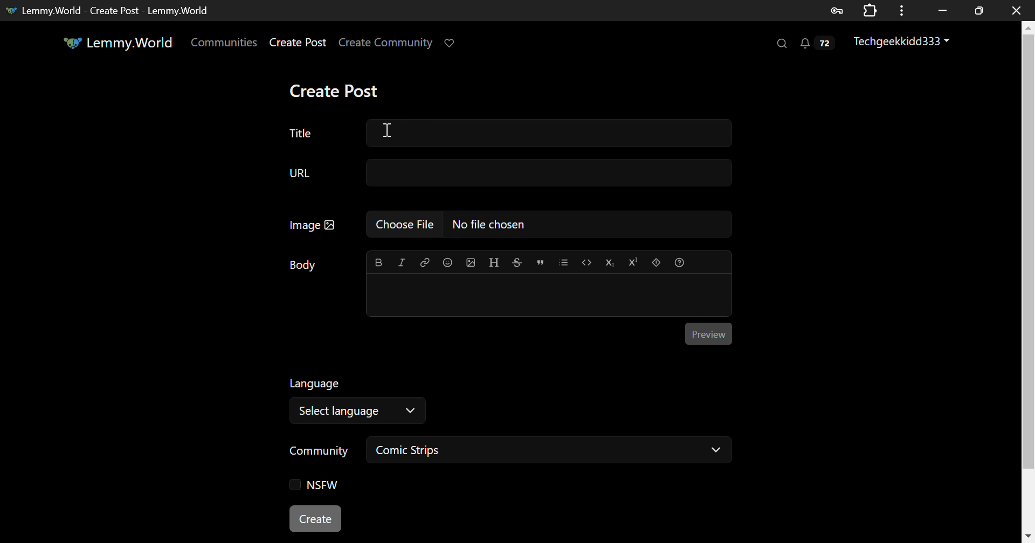  I want to click on Techgeekkidd333, so click(903, 43).